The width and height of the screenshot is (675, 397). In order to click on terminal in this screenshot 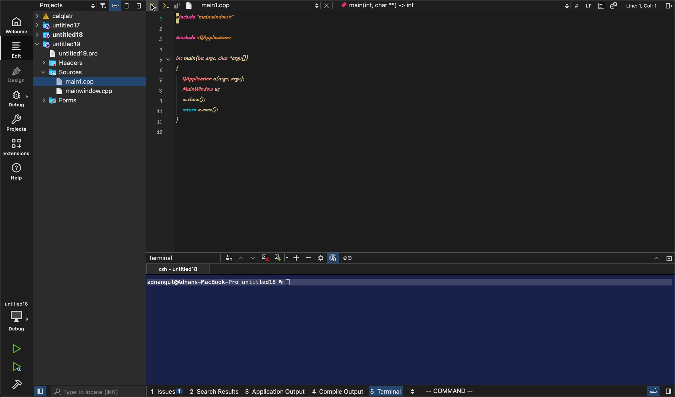, I will do `click(181, 257)`.